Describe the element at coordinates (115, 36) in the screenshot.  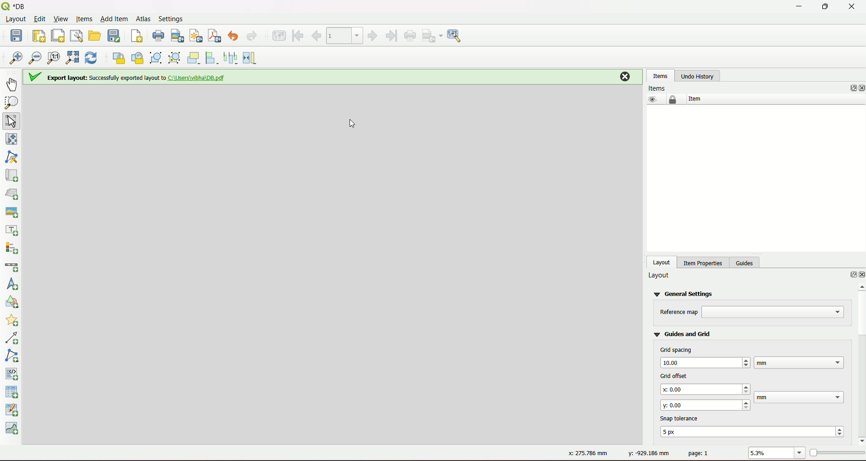
I see `save as template` at that location.